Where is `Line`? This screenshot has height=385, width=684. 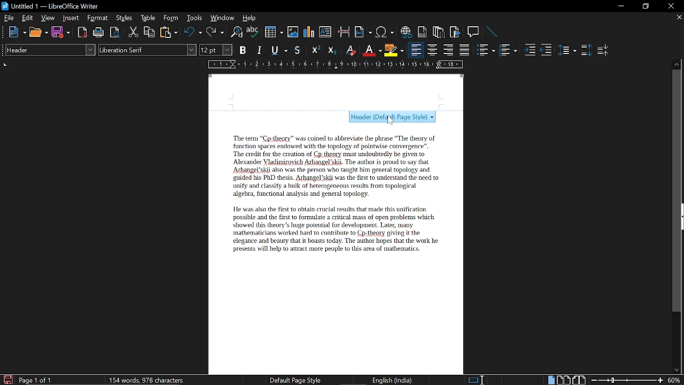
Line is located at coordinates (493, 33).